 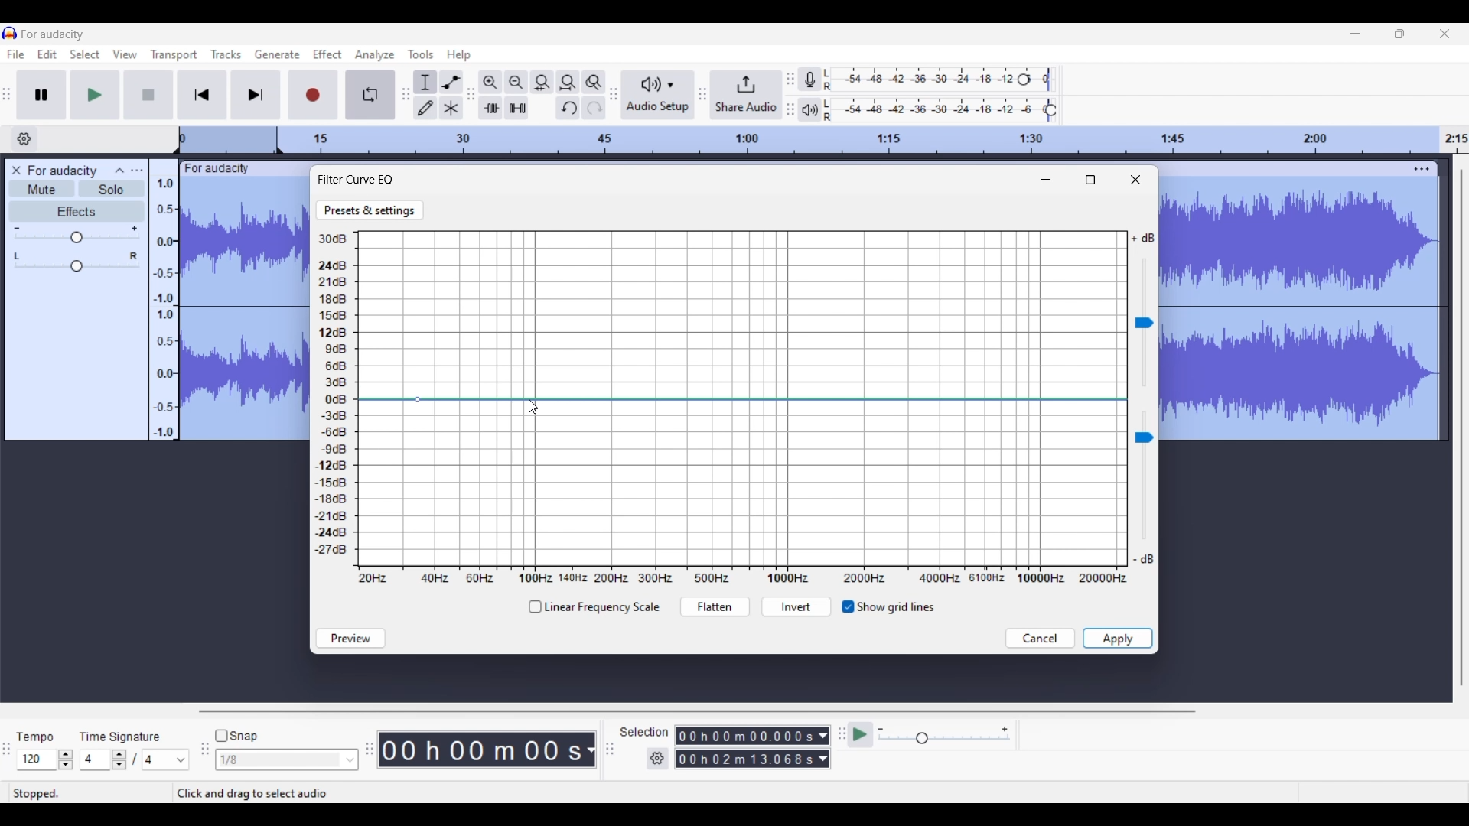 I want to click on Selection settings, so click(x=657, y=759).